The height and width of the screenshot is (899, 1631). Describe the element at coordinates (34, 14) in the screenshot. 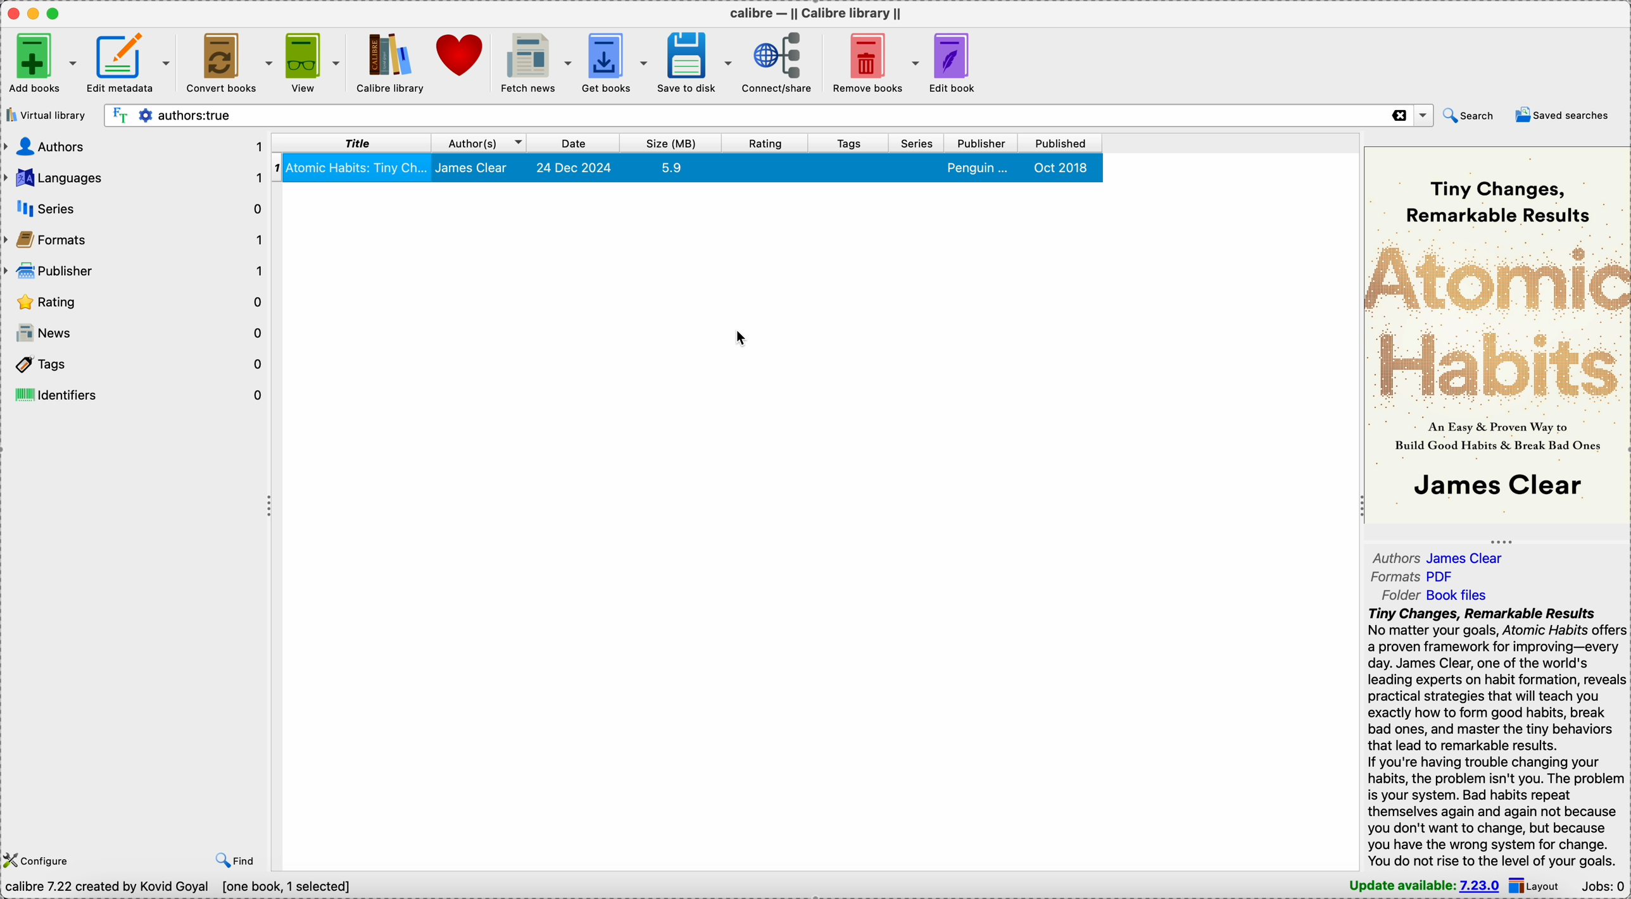

I see `minimize Calibre` at that location.